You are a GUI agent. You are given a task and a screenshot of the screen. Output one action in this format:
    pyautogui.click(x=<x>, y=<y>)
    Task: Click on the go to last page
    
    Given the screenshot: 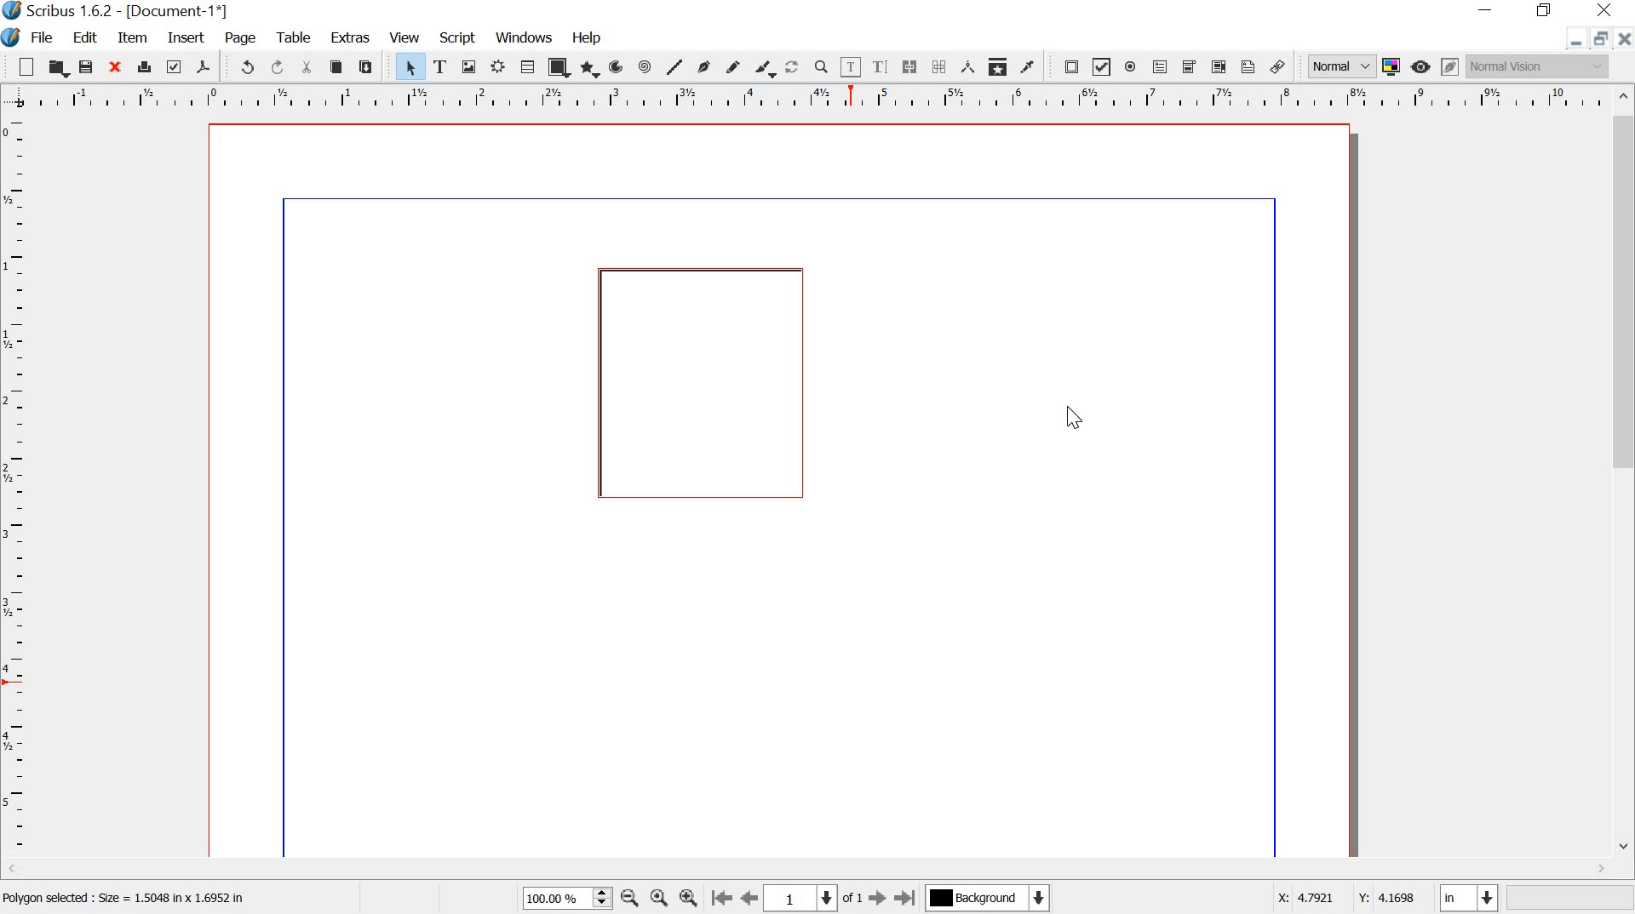 What is the action you would take?
    pyautogui.click(x=908, y=897)
    